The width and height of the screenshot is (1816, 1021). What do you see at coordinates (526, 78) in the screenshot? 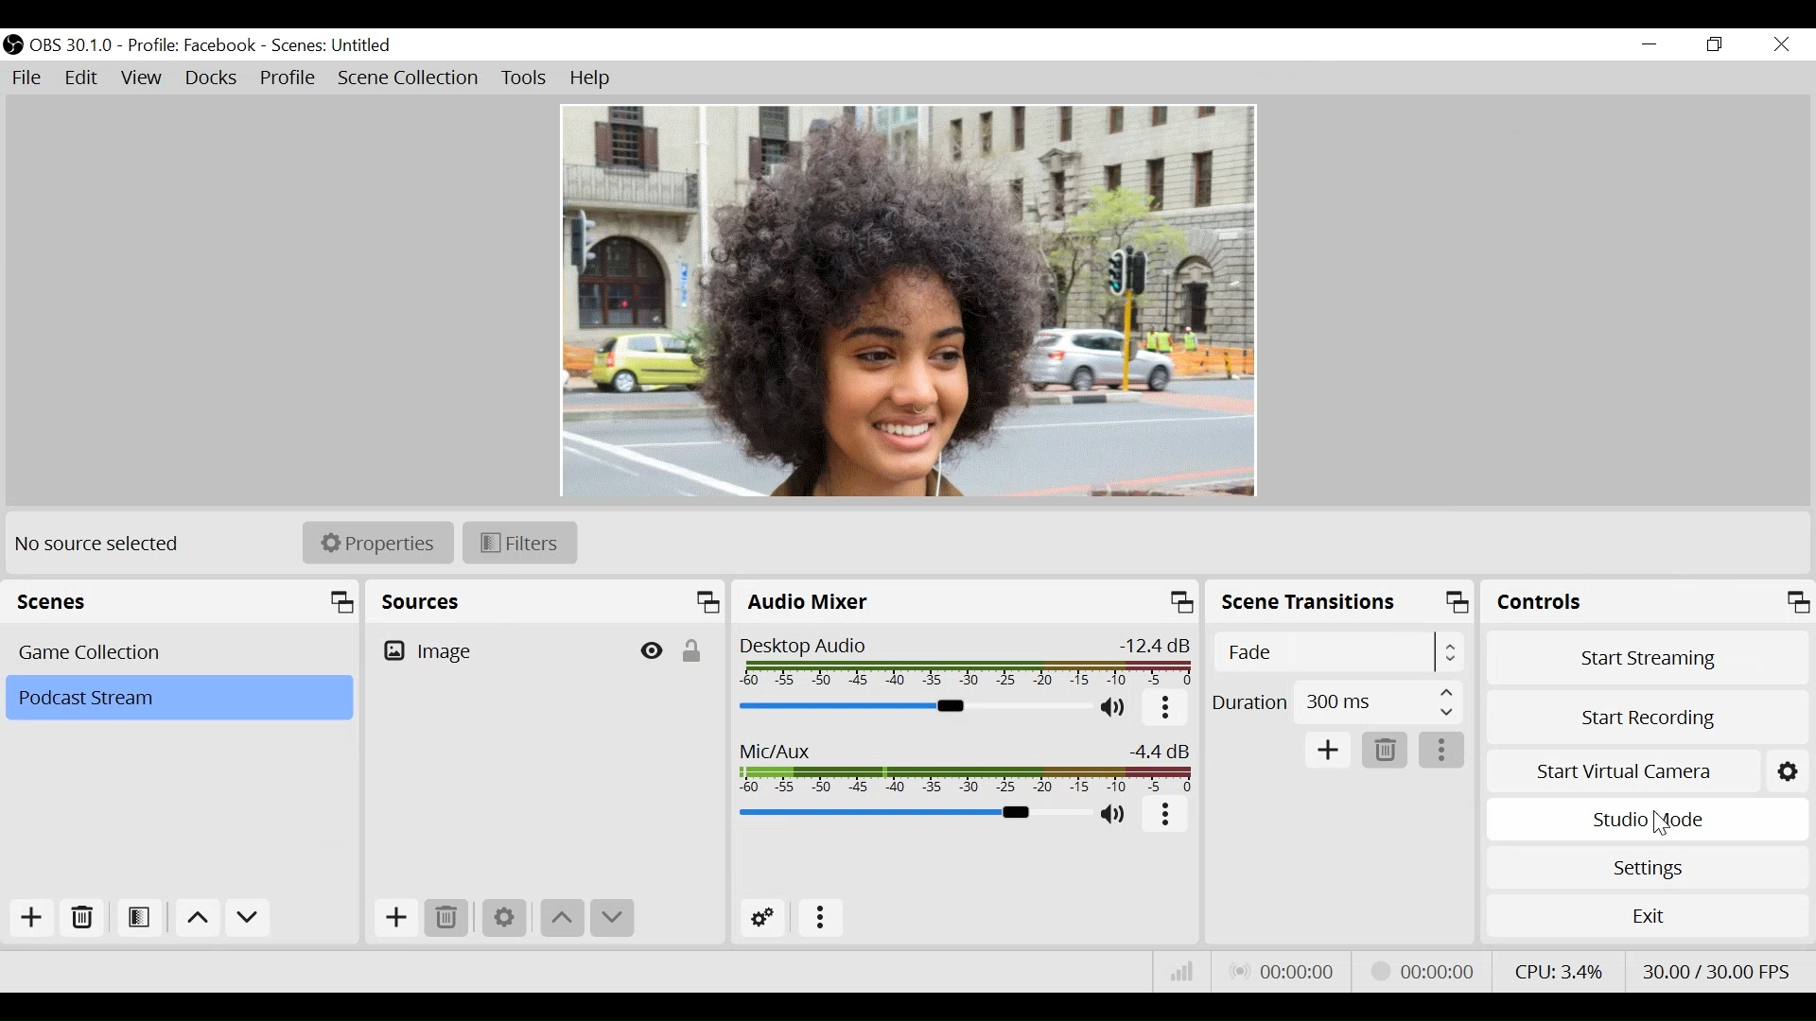
I see `Tools` at bounding box center [526, 78].